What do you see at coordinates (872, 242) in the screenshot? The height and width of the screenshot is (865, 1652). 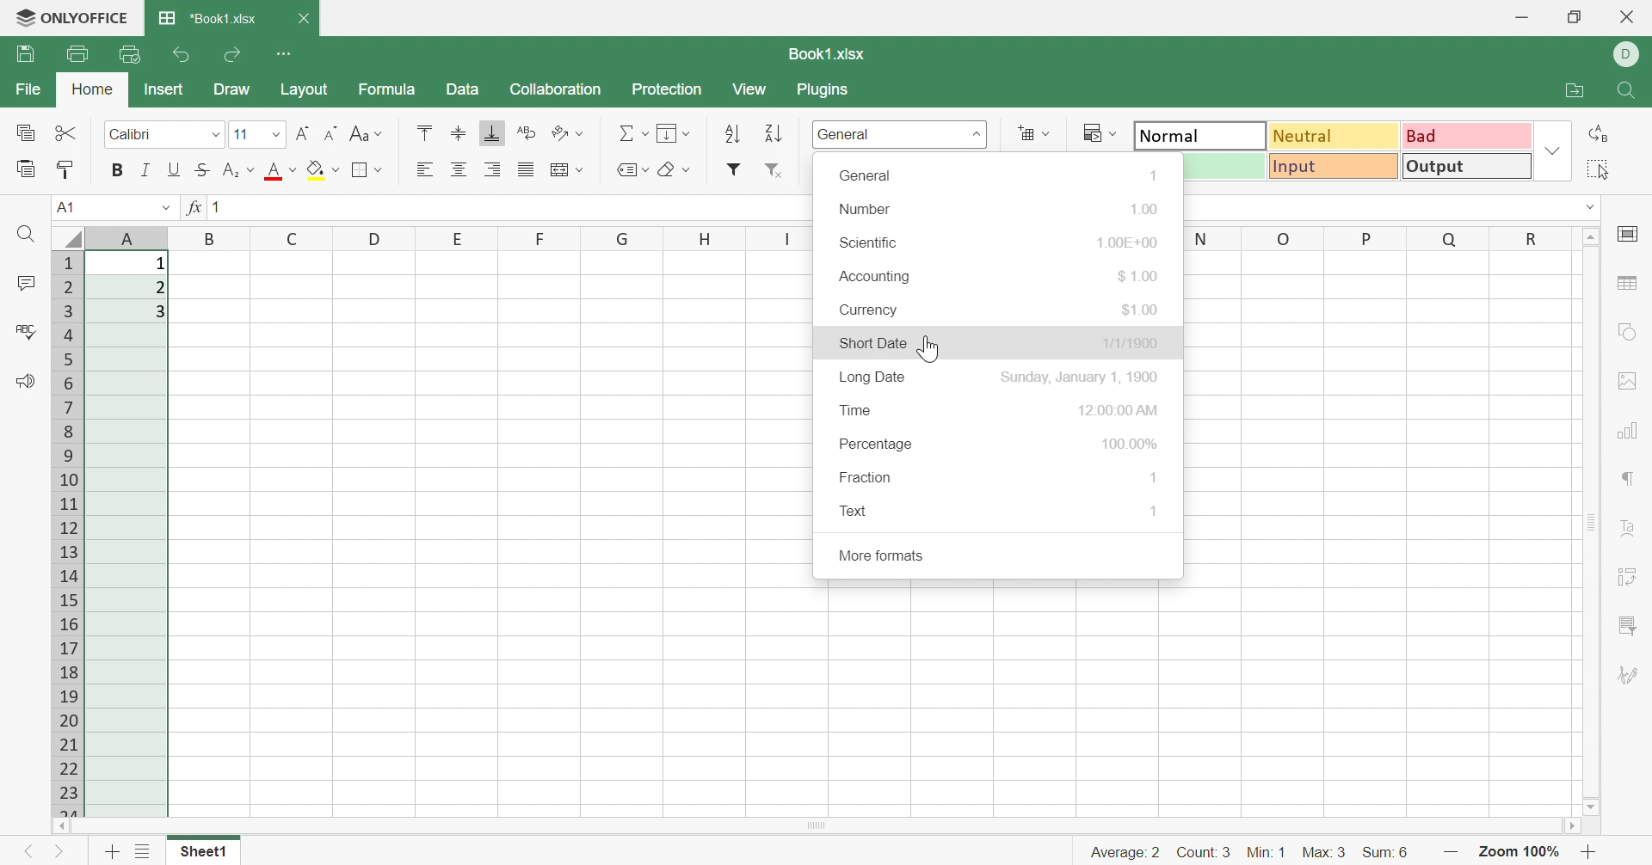 I see `Scientific` at bounding box center [872, 242].